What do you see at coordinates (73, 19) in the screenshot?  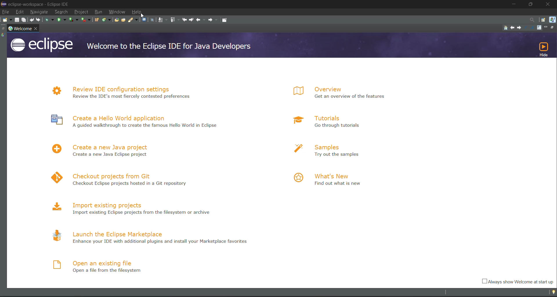 I see `coverage` at bounding box center [73, 19].